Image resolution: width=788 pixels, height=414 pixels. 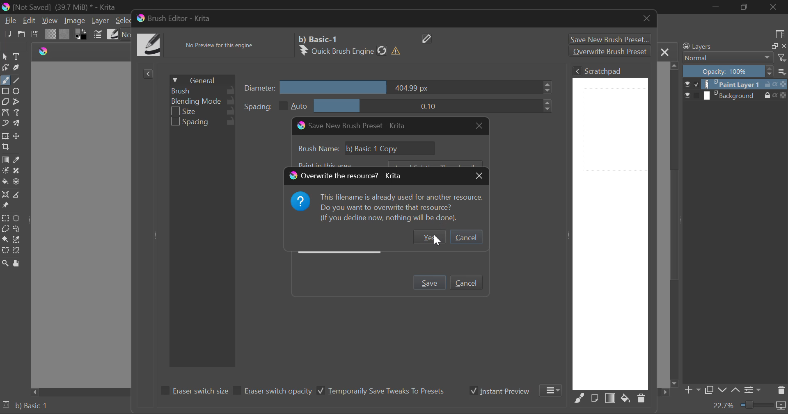 I want to click on Colorize Mask Tool, so click(x=5, y=171).